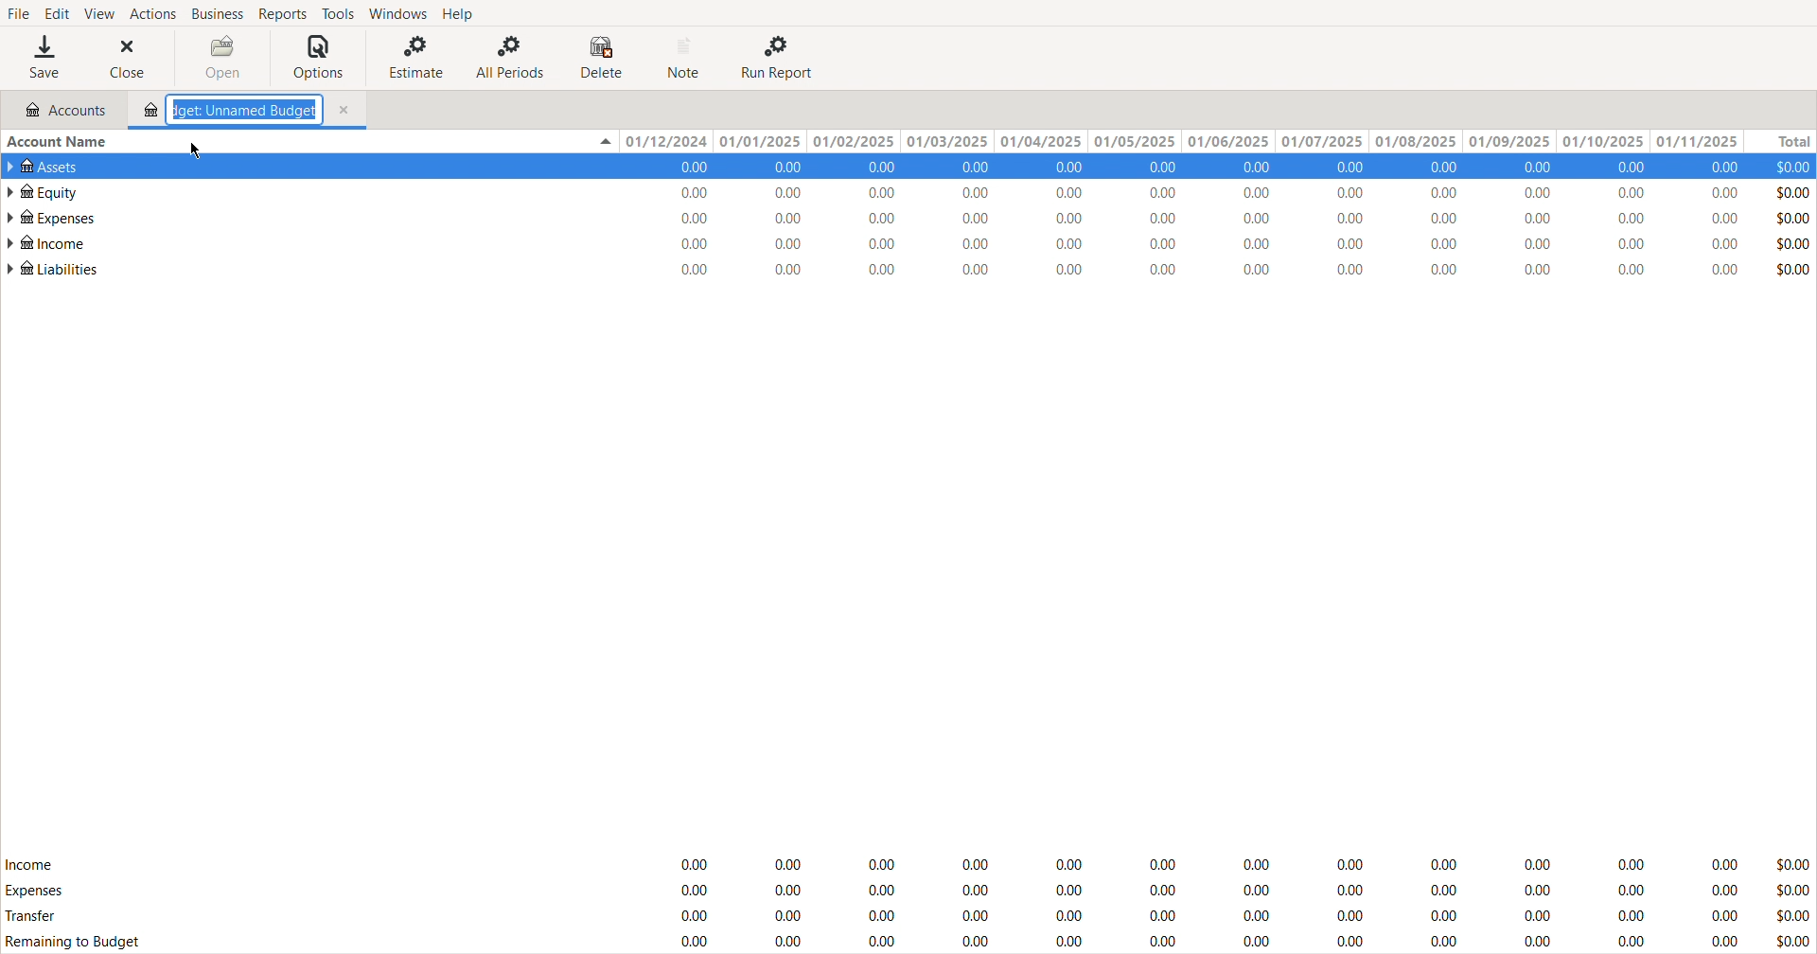 This screenshot has height=954, width=1817. I want to click on Cursor, so click(197, 152).